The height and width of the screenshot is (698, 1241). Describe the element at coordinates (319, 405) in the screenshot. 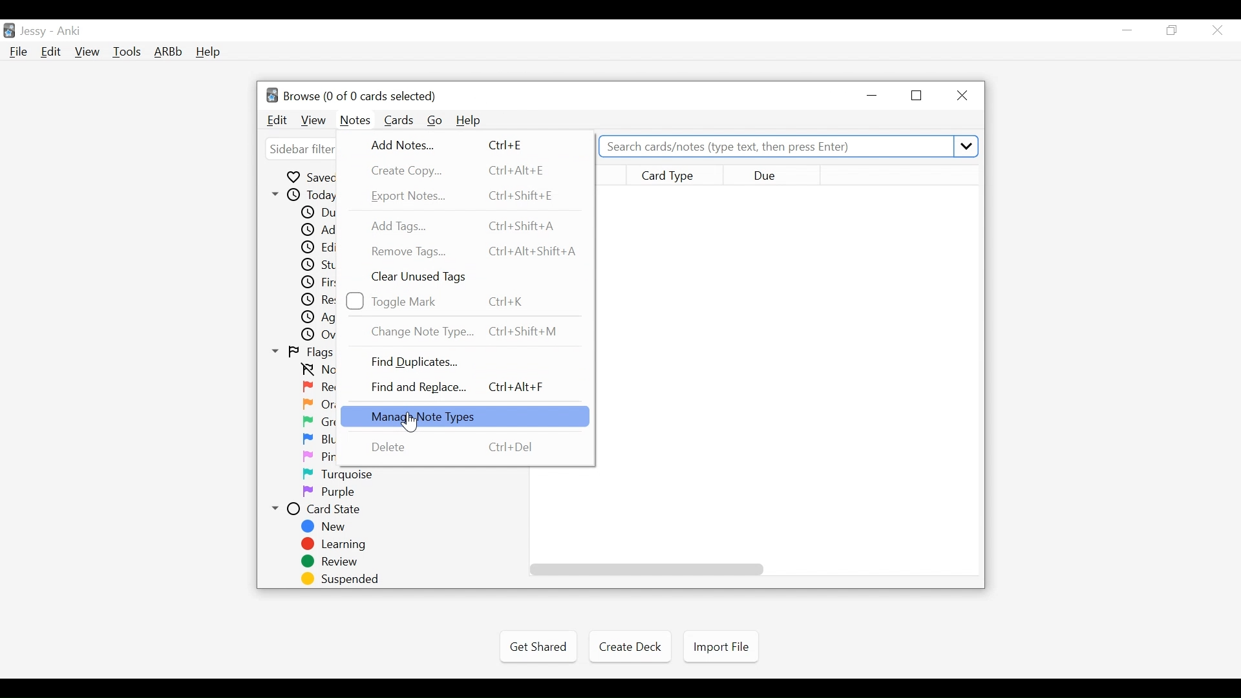

I see `Orange` at that location.